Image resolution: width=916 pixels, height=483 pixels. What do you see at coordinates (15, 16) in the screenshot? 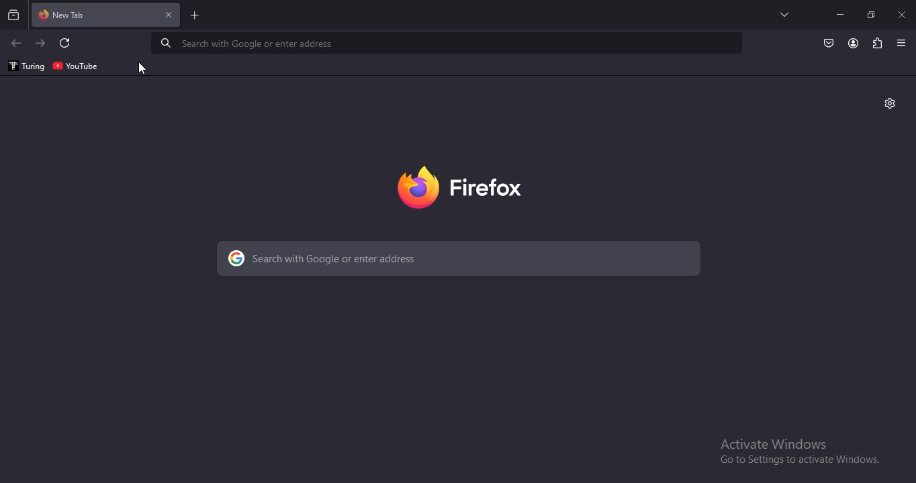
I see `search all recent and current tabs` at bounding box center [15, 16].